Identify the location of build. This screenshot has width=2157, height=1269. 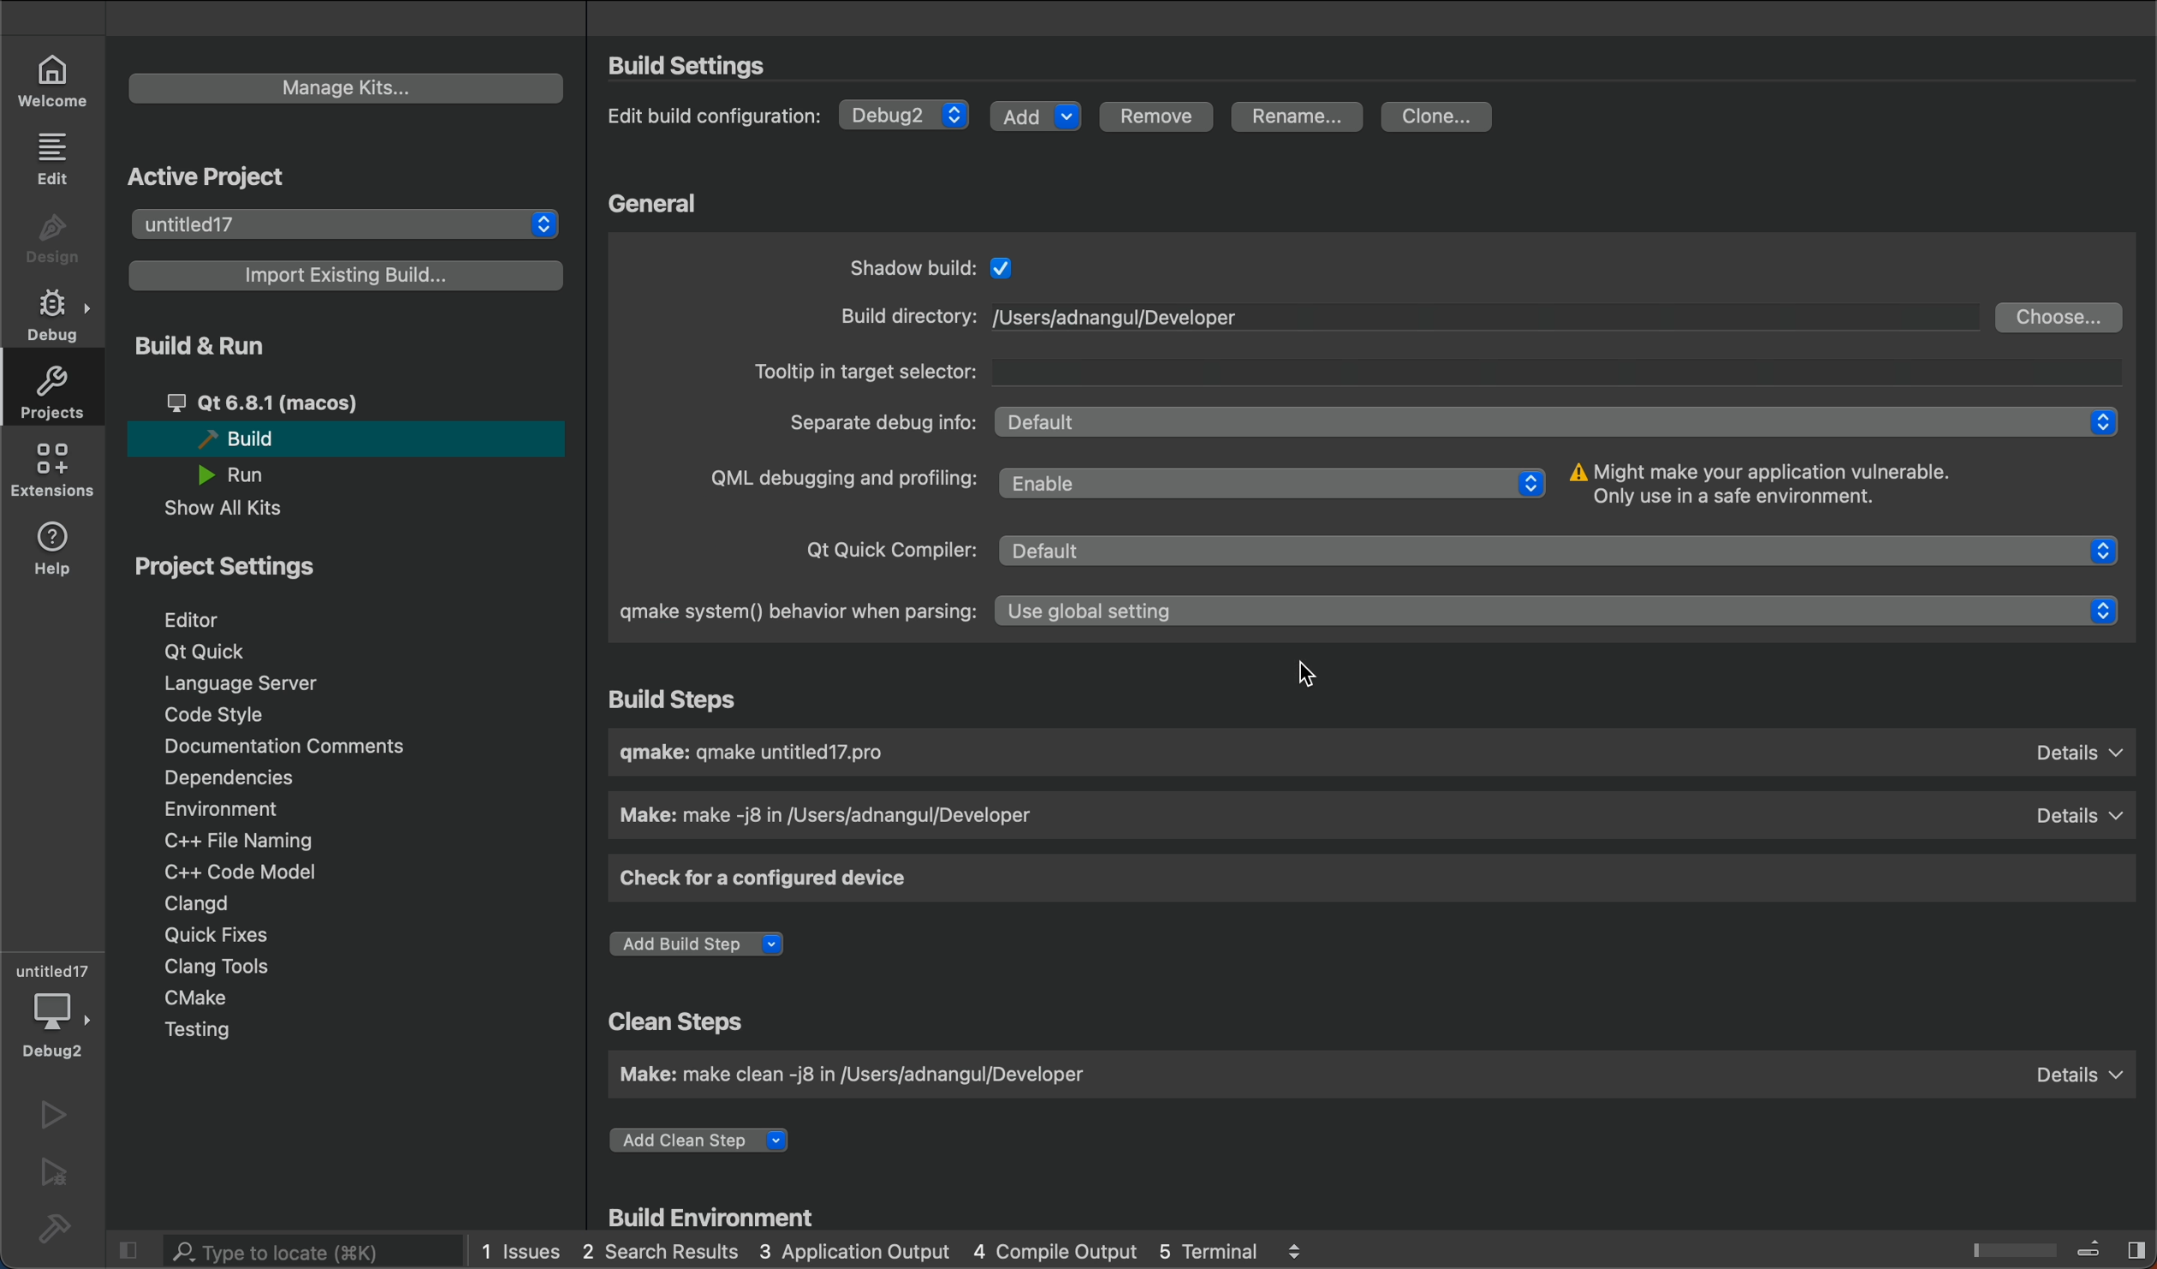
(267, 440).